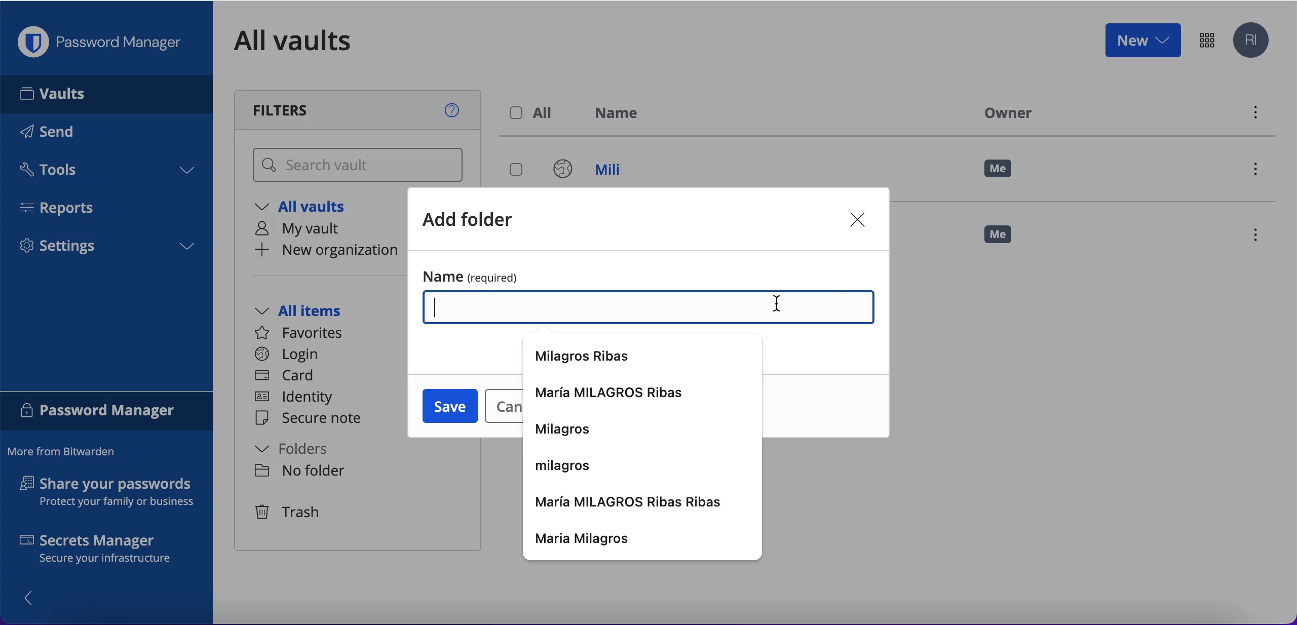  What do you see at coordinates (633, 501) in the screenshot?
I see `maria milagros ribas ribas` at bounding box center [633, 501].